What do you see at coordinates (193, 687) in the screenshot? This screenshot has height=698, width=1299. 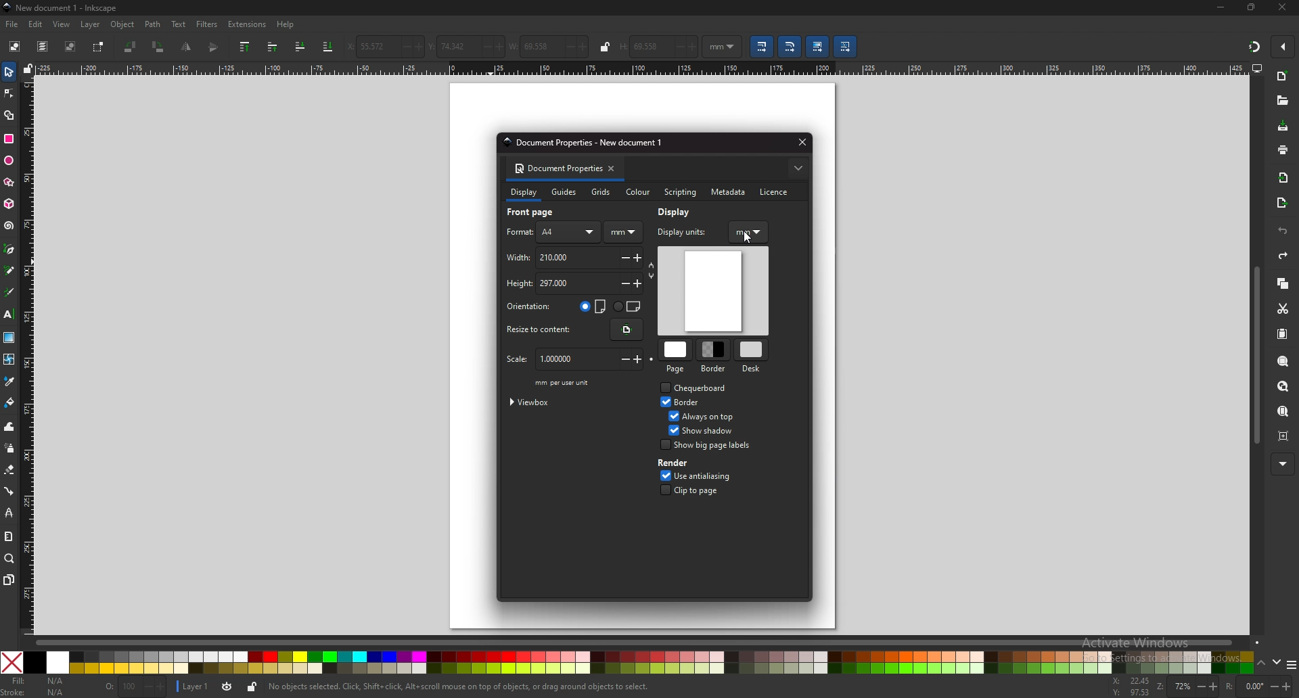 I see `layer 1` at bounding box center [193, 687].